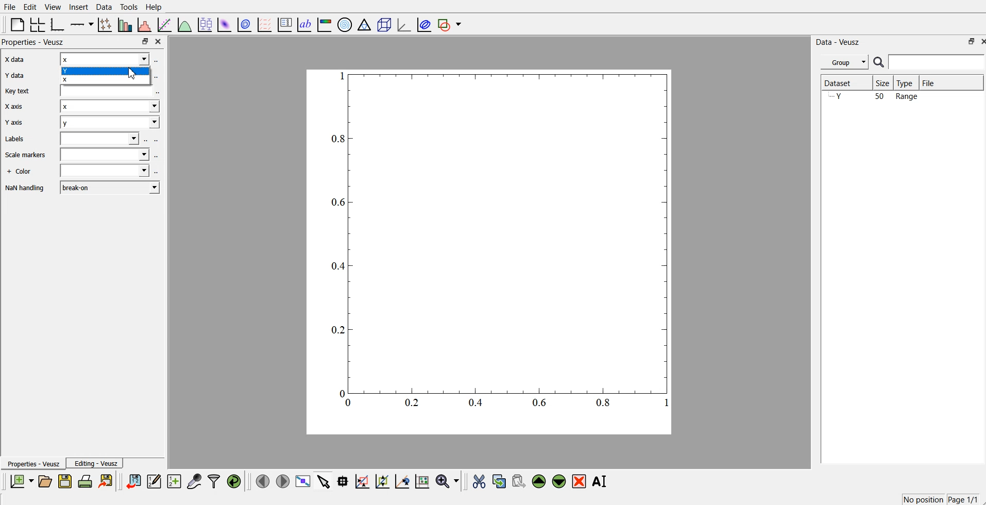  What do you see at coordinates (106, 81) in the screenshot?
I see `x` at bounding box center [106, 81].